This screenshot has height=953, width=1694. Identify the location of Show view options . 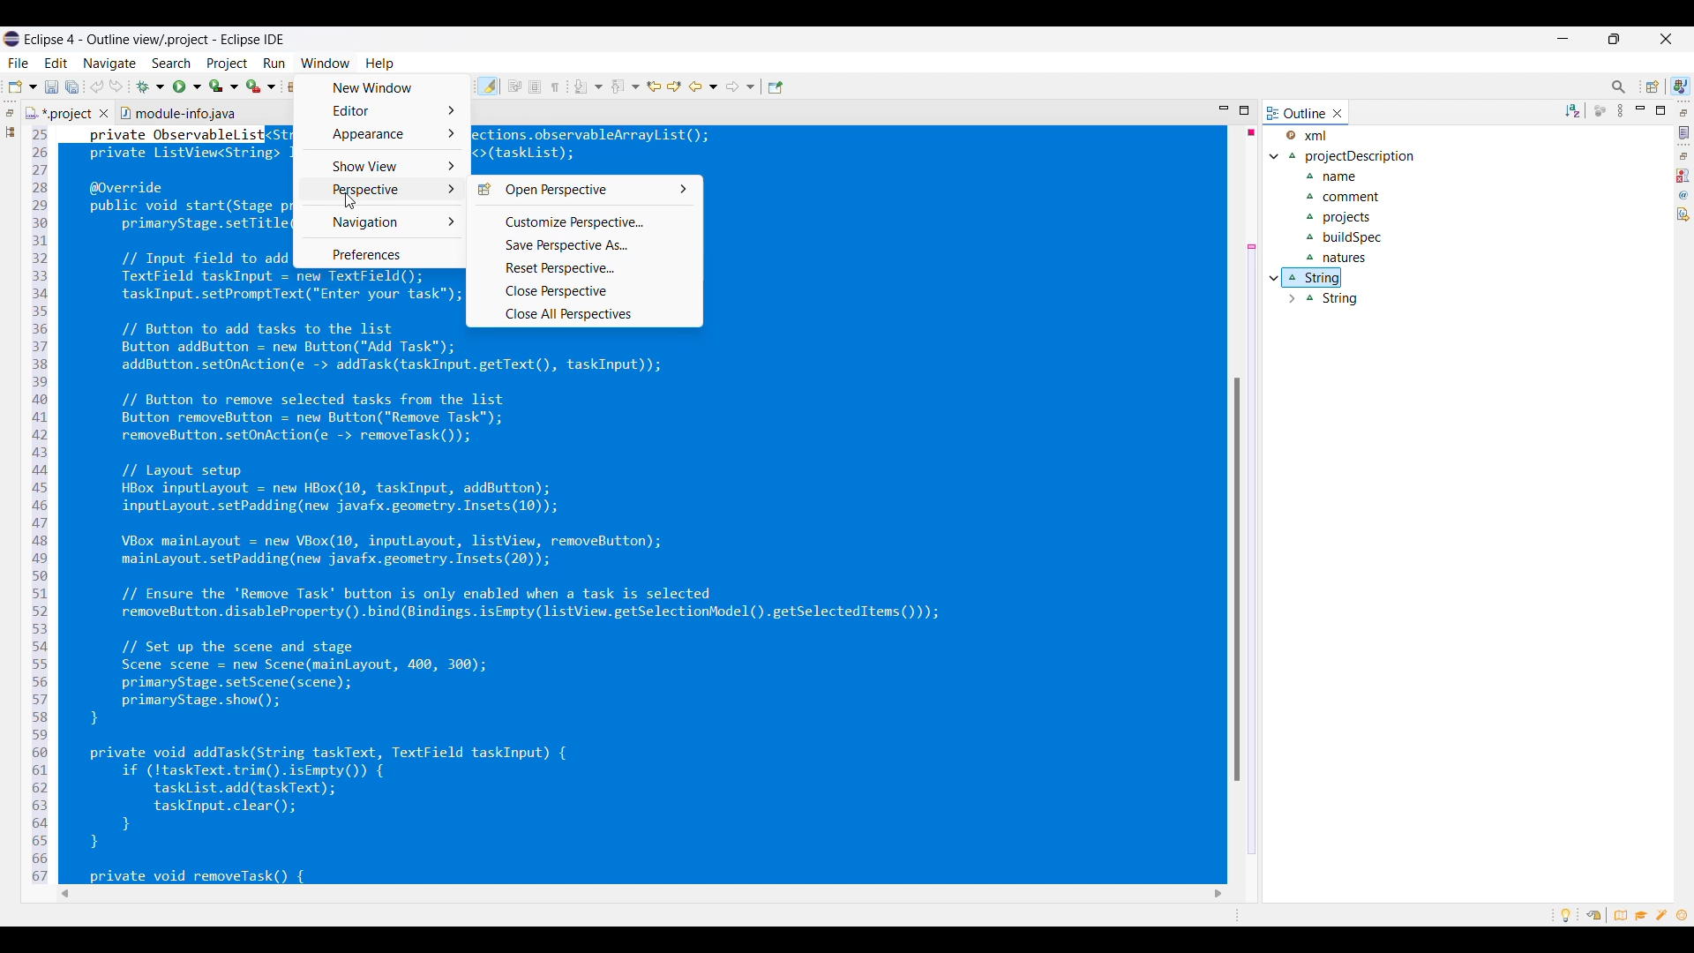
(383, 166).